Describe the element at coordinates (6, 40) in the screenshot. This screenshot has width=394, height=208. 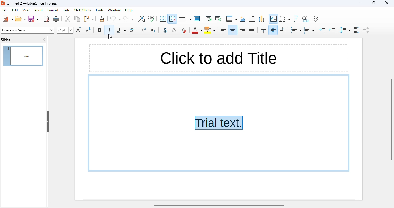
I see `slides` at that location.